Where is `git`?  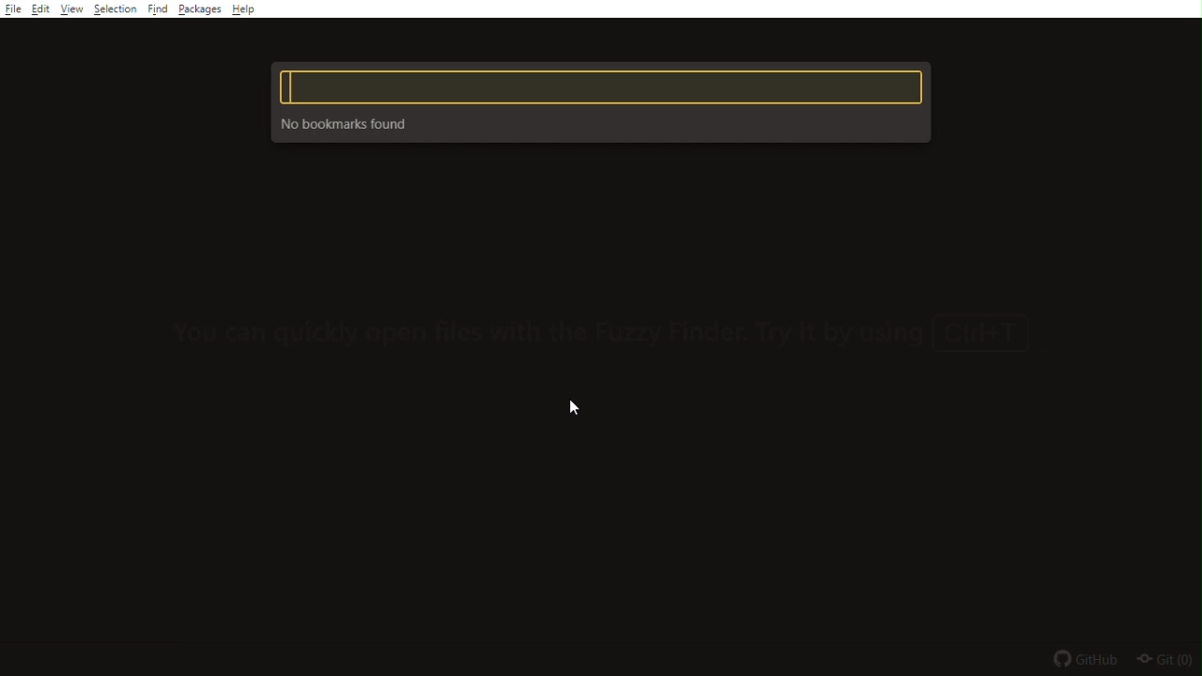 git is located at coordinates (1167, 664).